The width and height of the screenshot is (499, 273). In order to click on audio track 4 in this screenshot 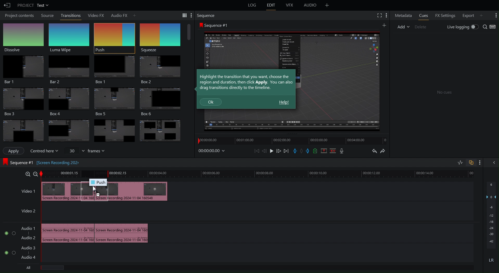, I will do `click(31, 258)`.